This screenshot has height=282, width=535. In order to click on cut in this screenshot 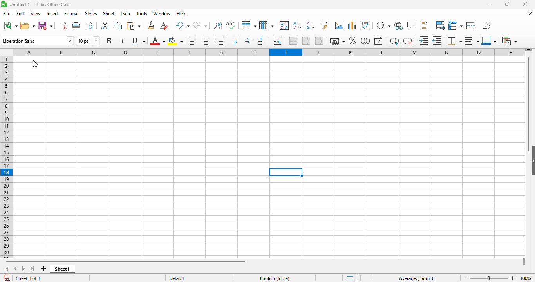, I will do `click(105, 25)`.